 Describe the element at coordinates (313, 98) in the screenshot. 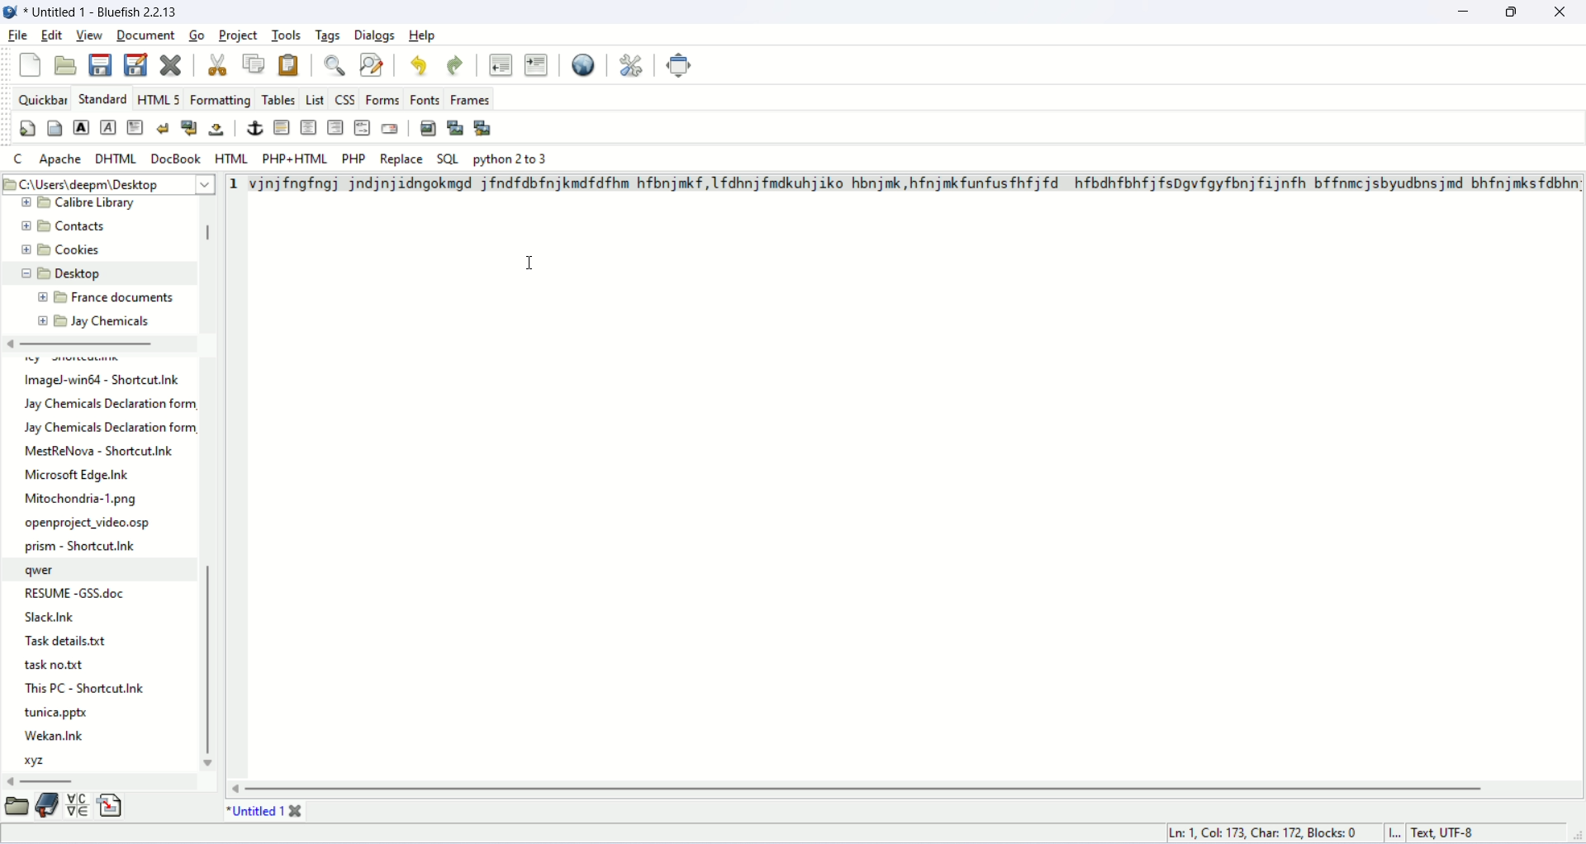

I see `List` at that location.